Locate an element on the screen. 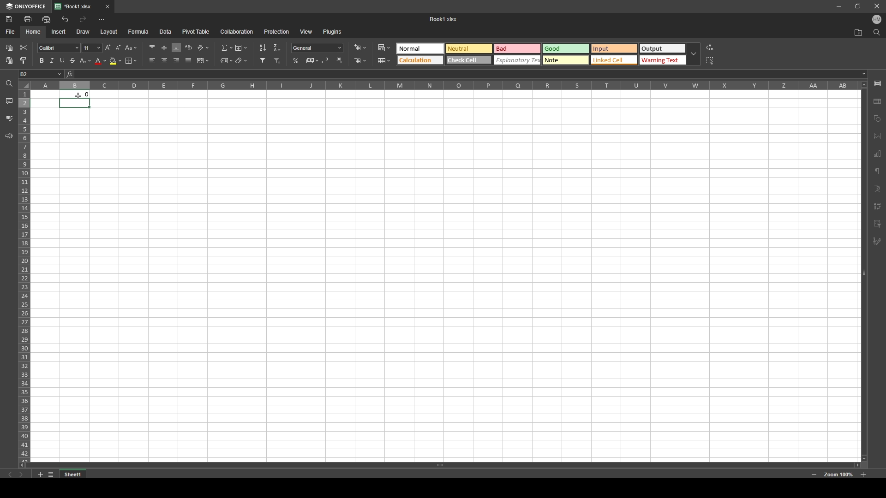 This screenshot has height=498, width=886. spell check is located at coordinates (9, 119).